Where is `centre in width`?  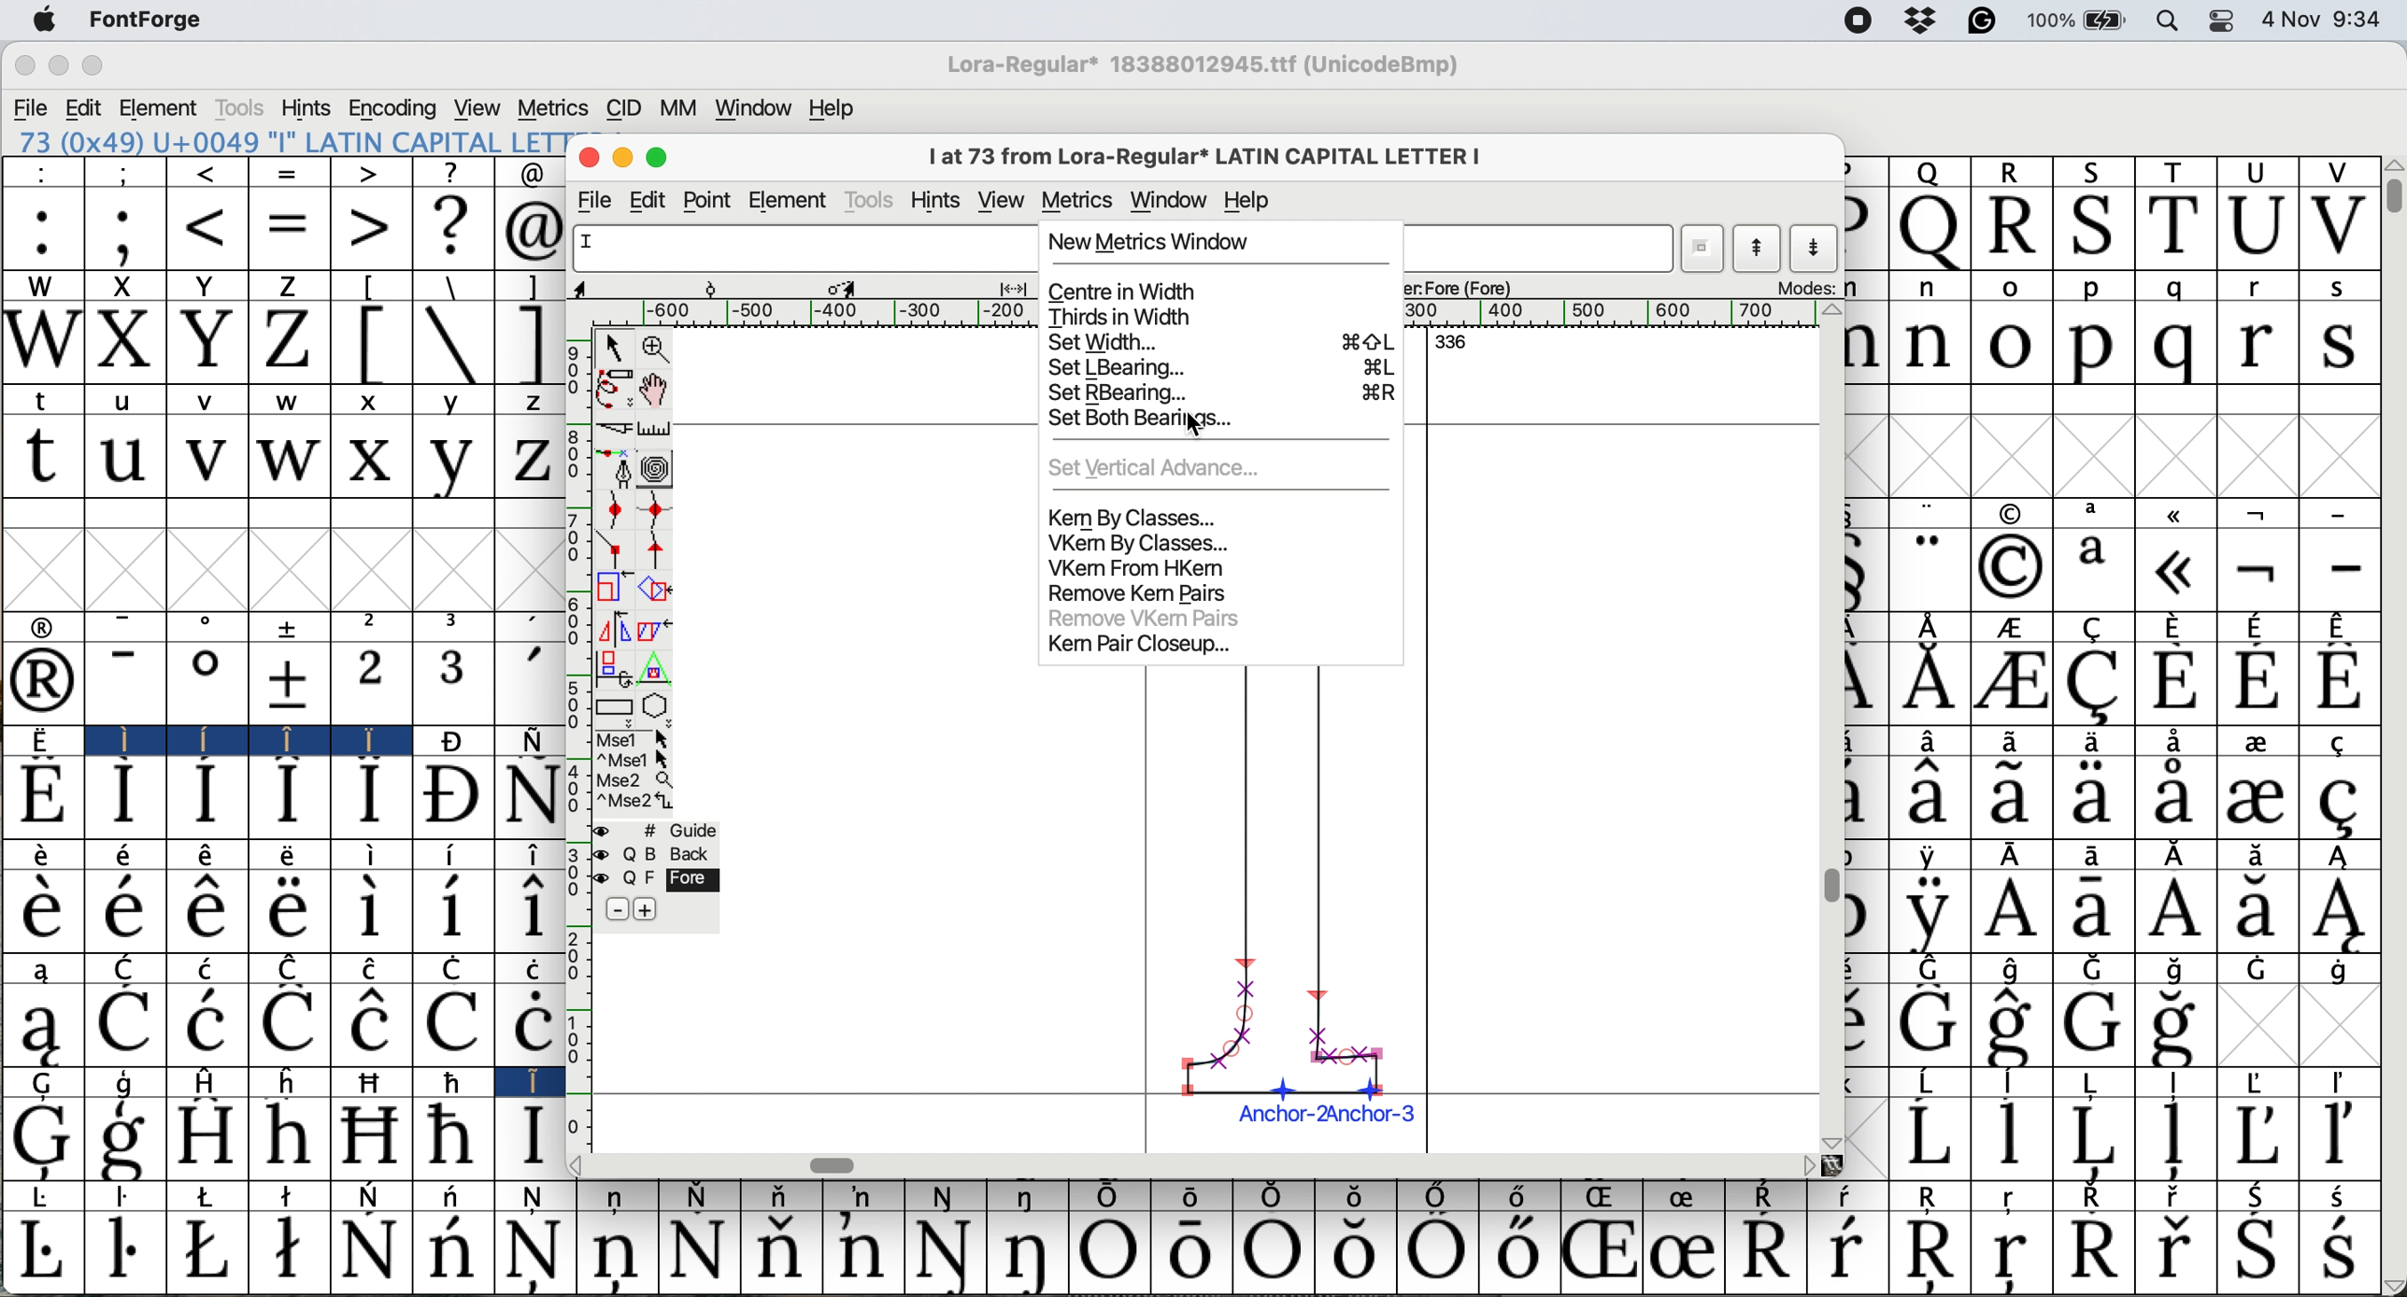 centre in width is located at coordinates (1132, 291).